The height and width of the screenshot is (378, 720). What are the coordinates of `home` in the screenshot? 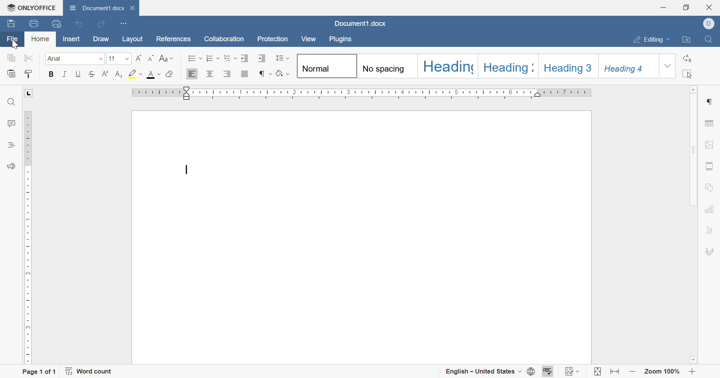 It's located at (40, 40).